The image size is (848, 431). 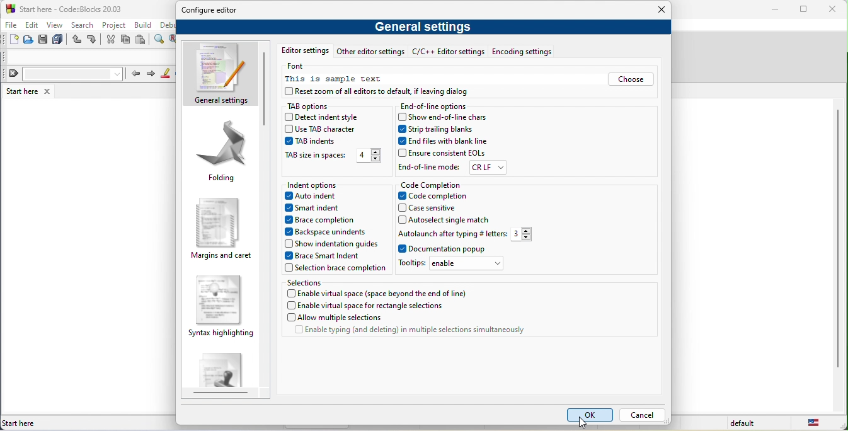 I want to click on case sesitive, so click(x=447, y=207).